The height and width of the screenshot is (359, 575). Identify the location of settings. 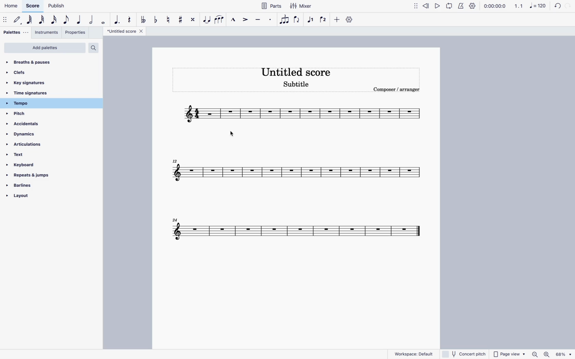
(350, 20).